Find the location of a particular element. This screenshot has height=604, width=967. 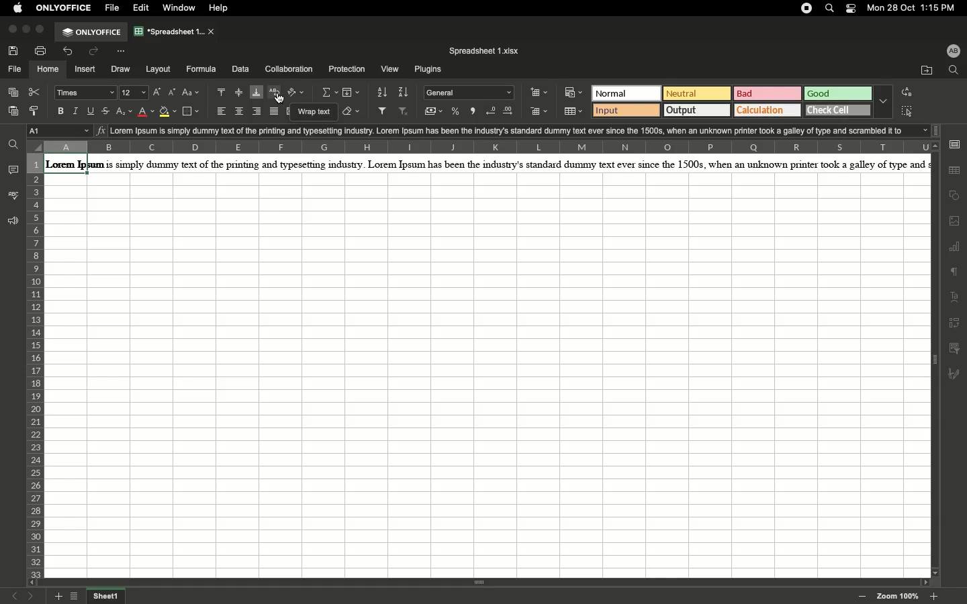

Select all is located at coordinates (906, 113).